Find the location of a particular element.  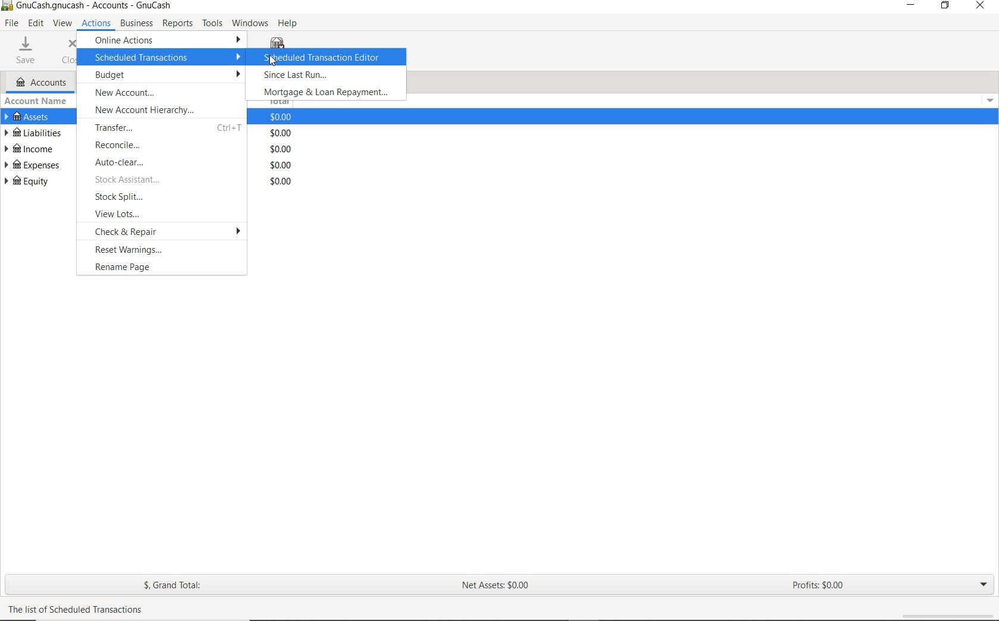

TOOLS is located at coordinates (212, 23).